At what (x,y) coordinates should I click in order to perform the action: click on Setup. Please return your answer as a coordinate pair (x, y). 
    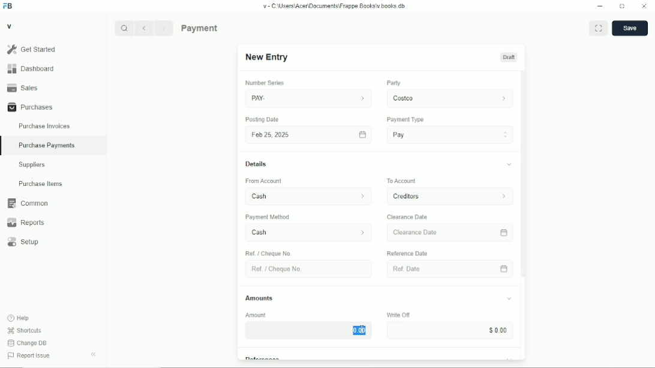
    Looking at the image, I should click on (53, 242).